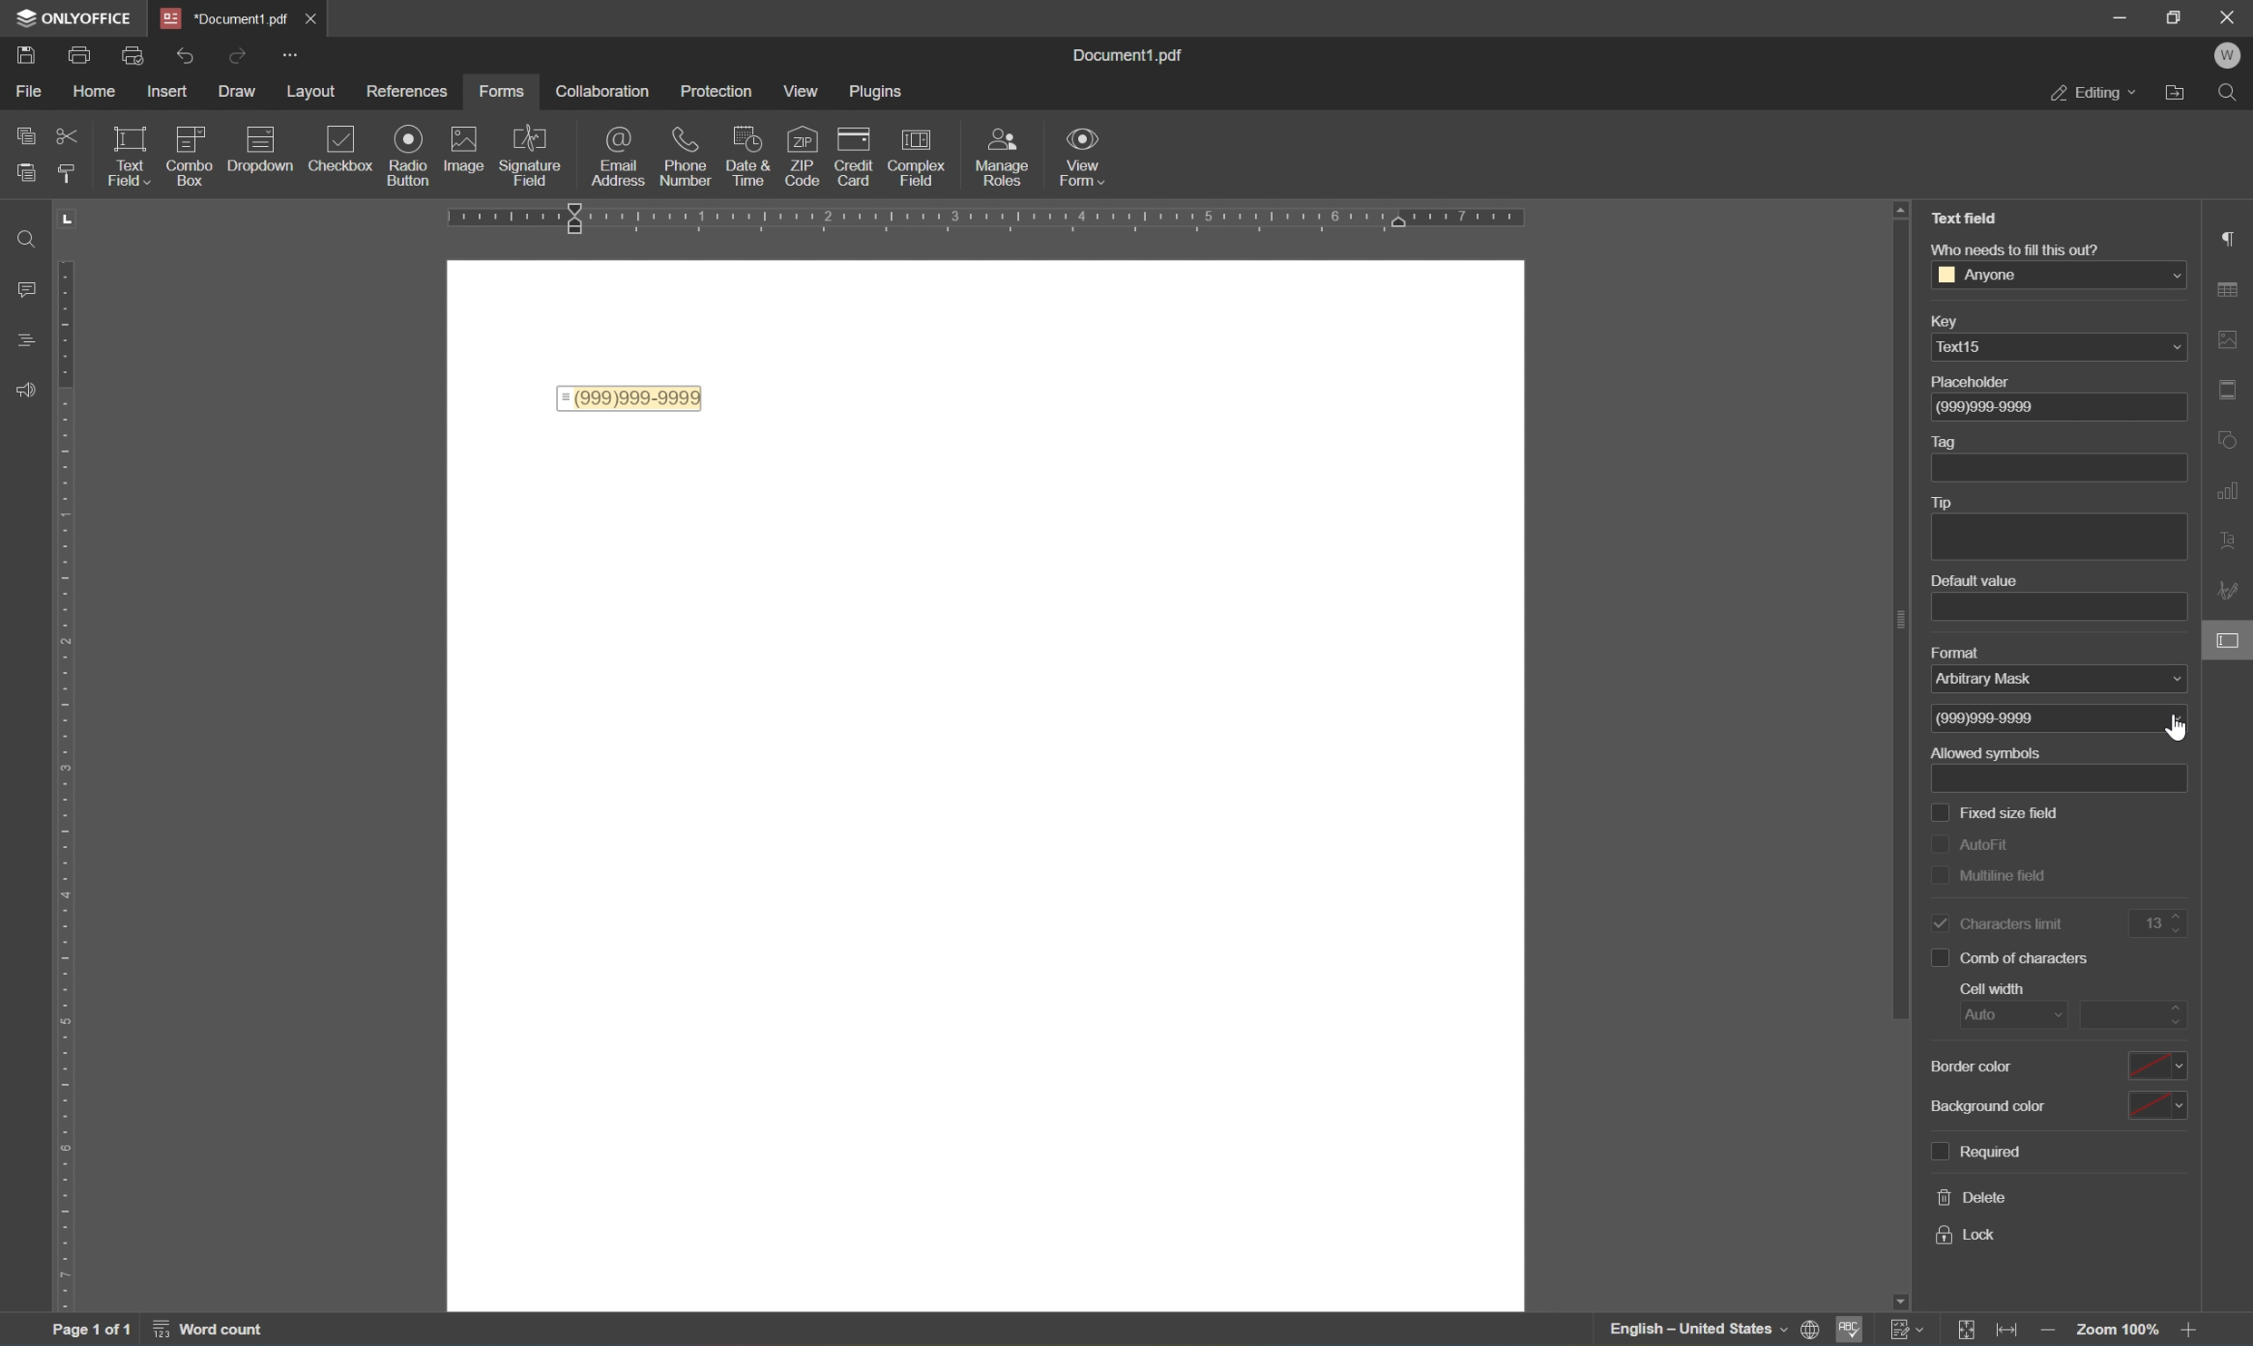 This screenshot has height=1346, width=2253. What do you see at coordinates (2169, 276) in the screenshot?
I see `drop down` at bounding box center [2169, 276].